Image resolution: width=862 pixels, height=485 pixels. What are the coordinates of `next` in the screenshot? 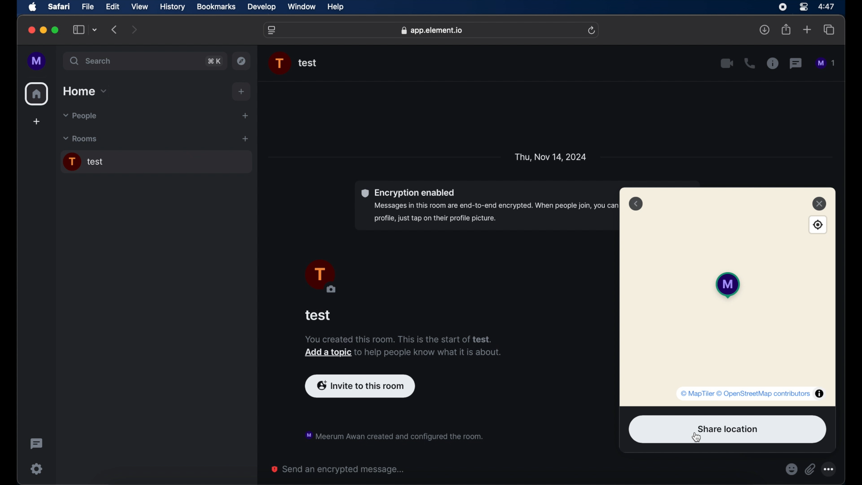 It's located at (135, 29).